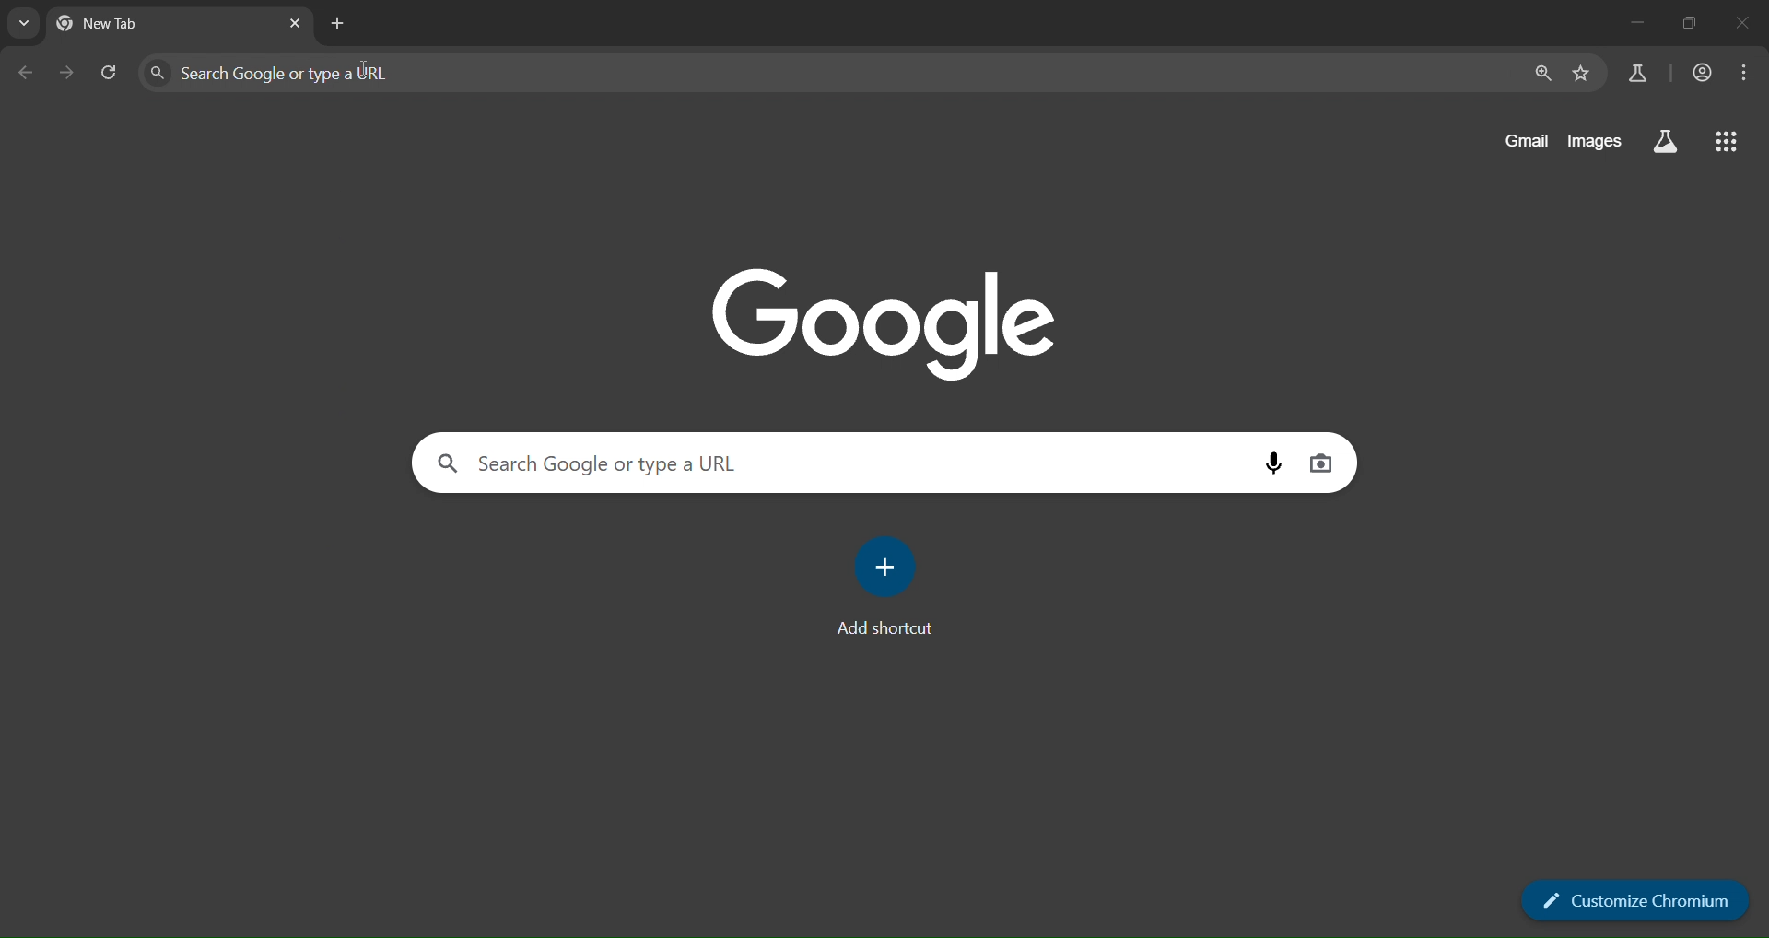  I want to click on minimize, so click(1635, 23).